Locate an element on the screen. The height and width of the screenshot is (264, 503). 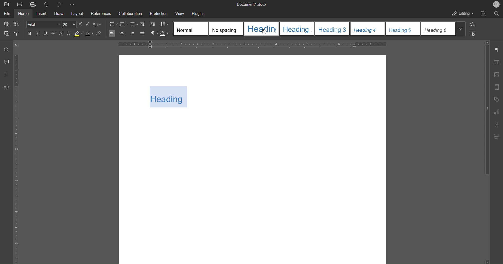
Centre Align is located at coordinates (123, 33).